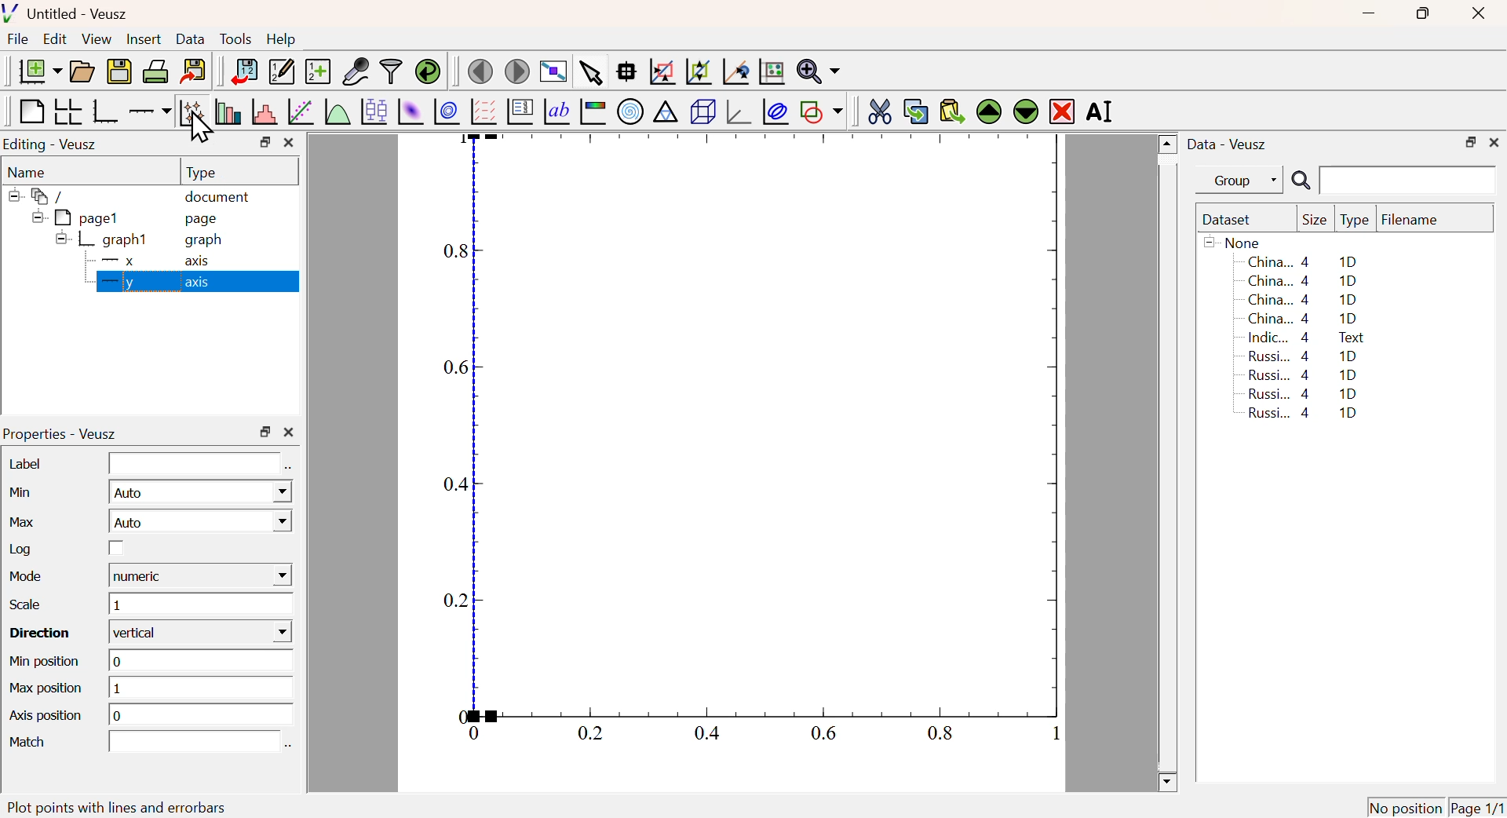 The image size is (1507, 818). I want to click on Open a document, so click(81, 71).